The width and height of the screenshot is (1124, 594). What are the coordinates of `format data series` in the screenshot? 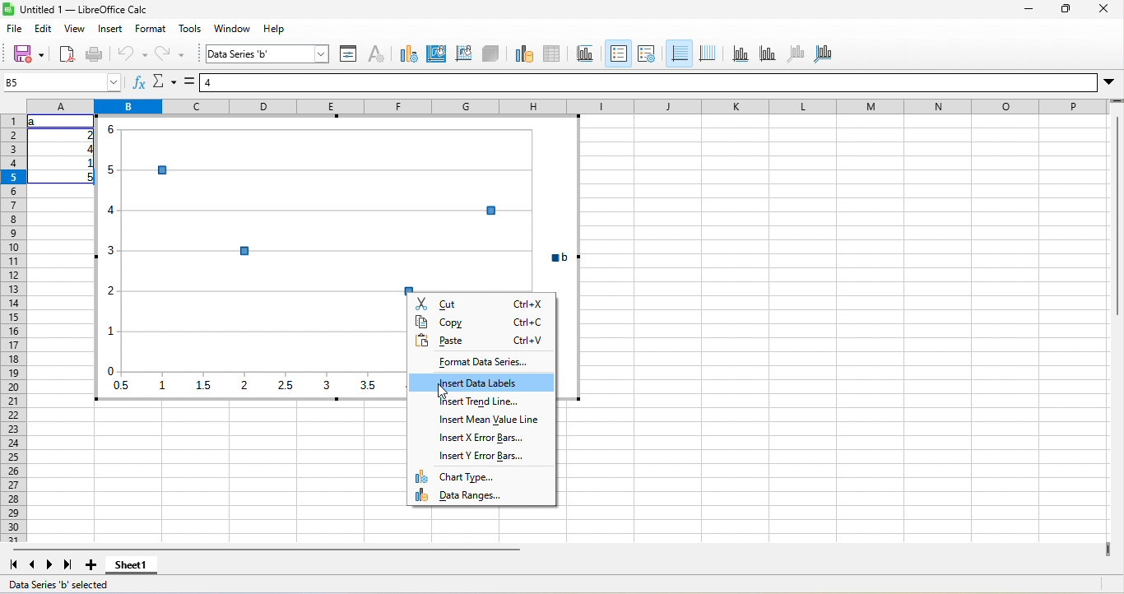 It's located at (481, 361).